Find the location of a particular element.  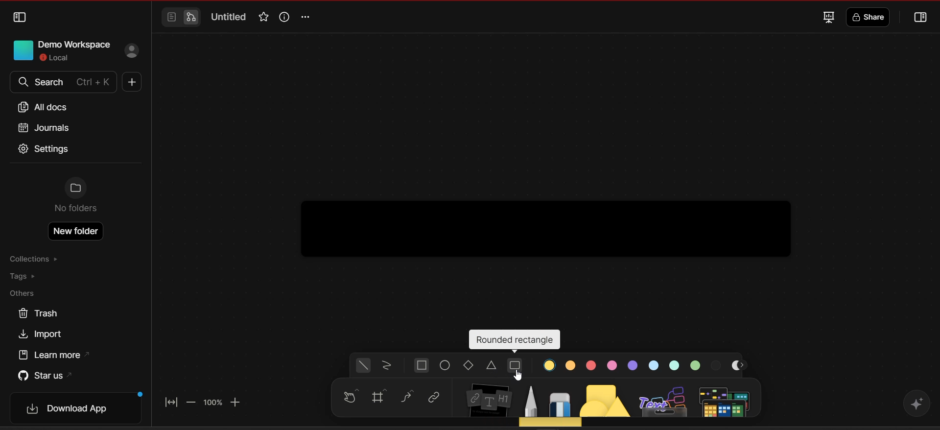

download app is located at coordinates (79, 408).